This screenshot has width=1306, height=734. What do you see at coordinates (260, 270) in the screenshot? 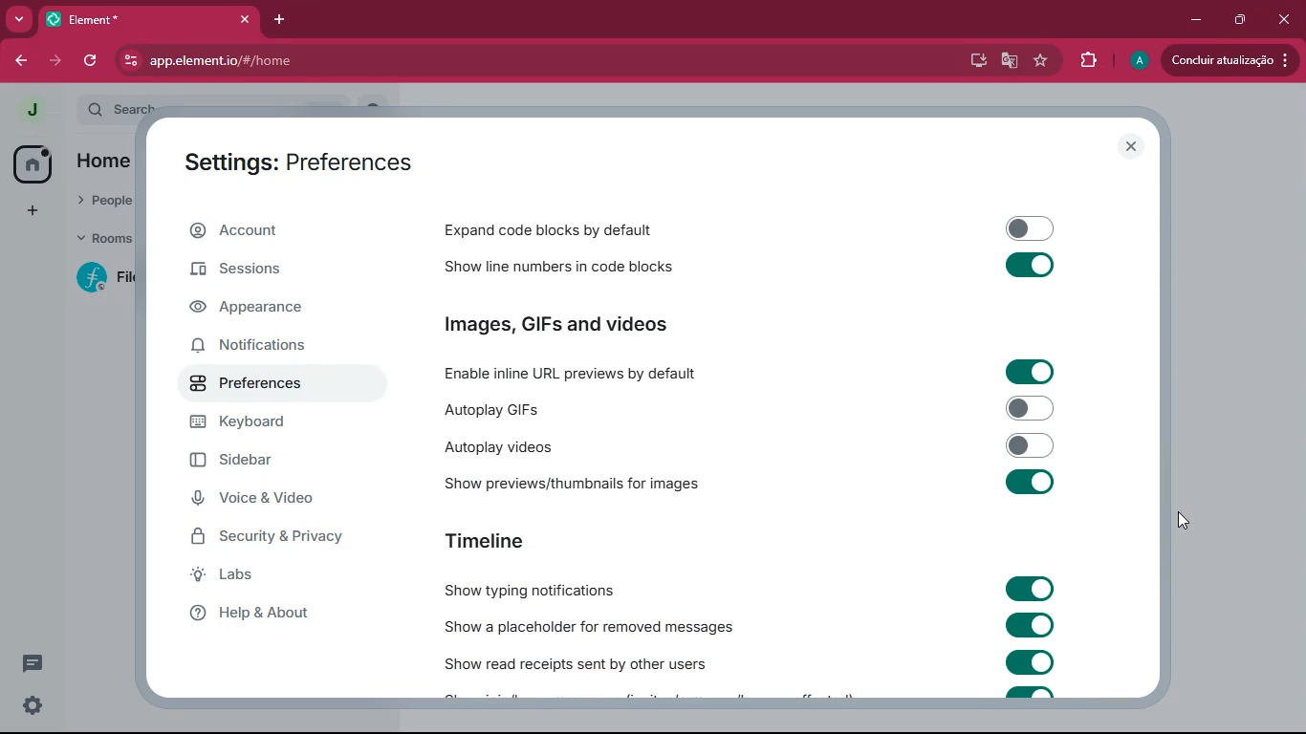
I see `sessions` at bounding box center [260, 270].